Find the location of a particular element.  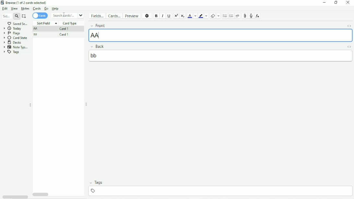

Record audio is located at coordinates (251, 16).